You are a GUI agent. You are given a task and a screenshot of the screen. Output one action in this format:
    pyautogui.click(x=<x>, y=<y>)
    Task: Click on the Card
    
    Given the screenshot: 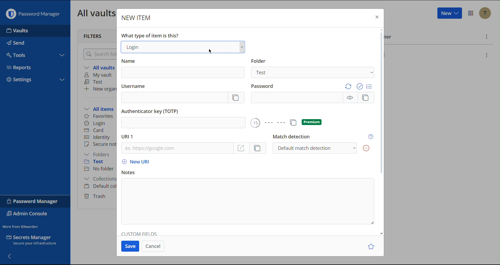 What is the action you would take?
    pyautogui.click(x=95, y=130)
    